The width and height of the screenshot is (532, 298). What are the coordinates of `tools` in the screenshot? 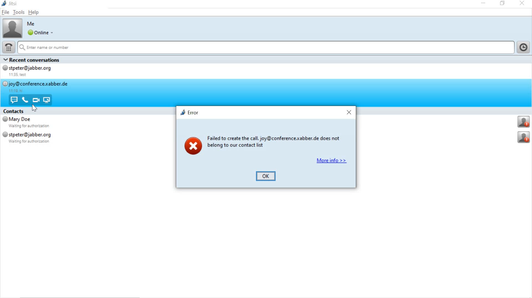 It's located at (18, 12).